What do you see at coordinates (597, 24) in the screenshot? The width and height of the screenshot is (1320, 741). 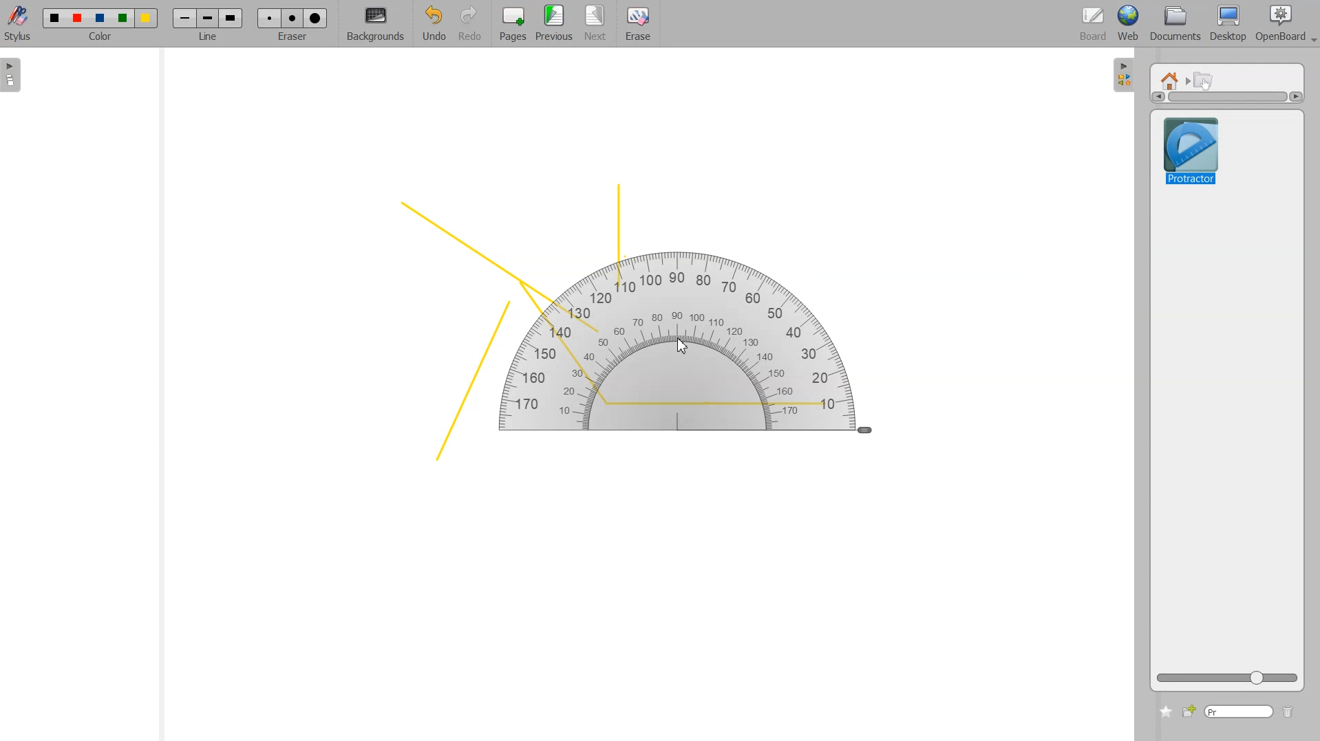 I see `Next` at bounding box center [597, 24].